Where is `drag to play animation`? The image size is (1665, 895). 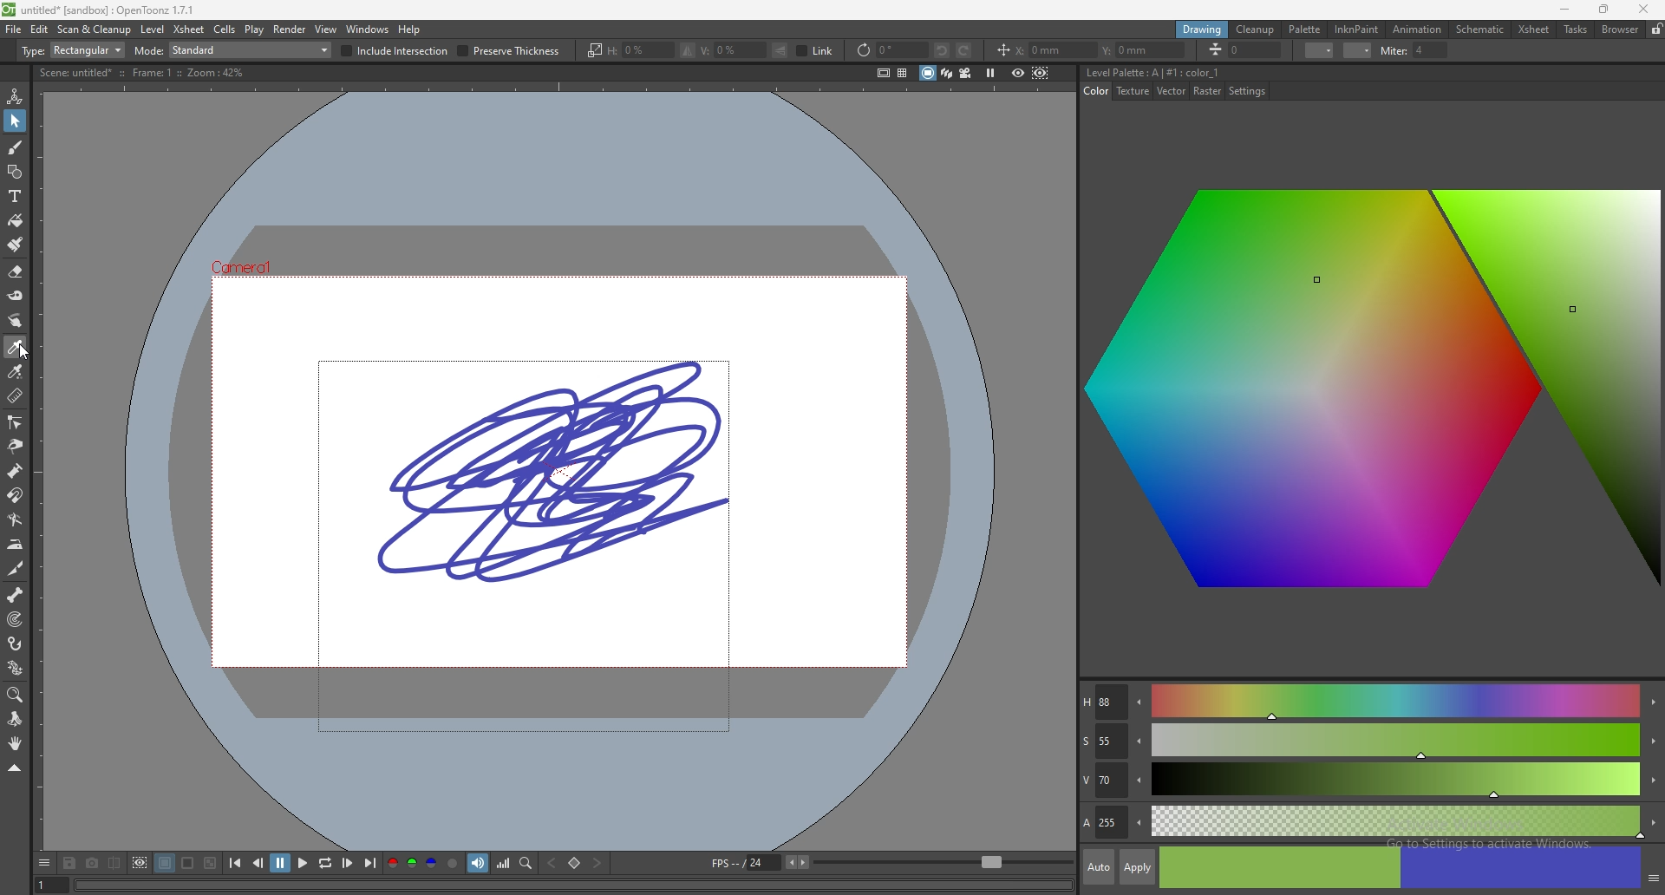 drag to play animation is located at coordinates (577, 885).